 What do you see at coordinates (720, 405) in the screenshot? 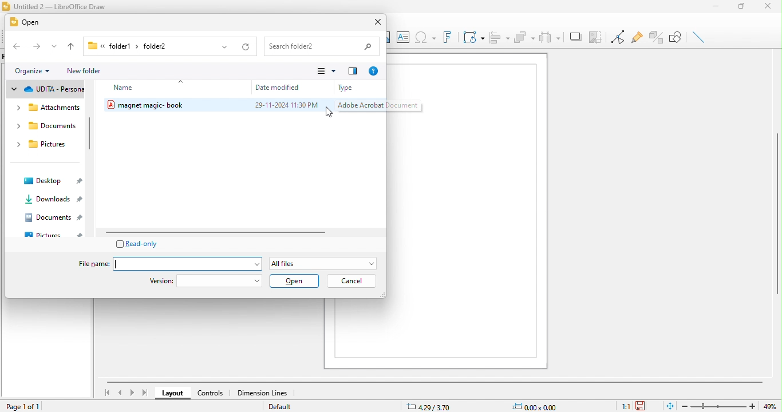
I see `zoom` at bounding box center [720, 405].